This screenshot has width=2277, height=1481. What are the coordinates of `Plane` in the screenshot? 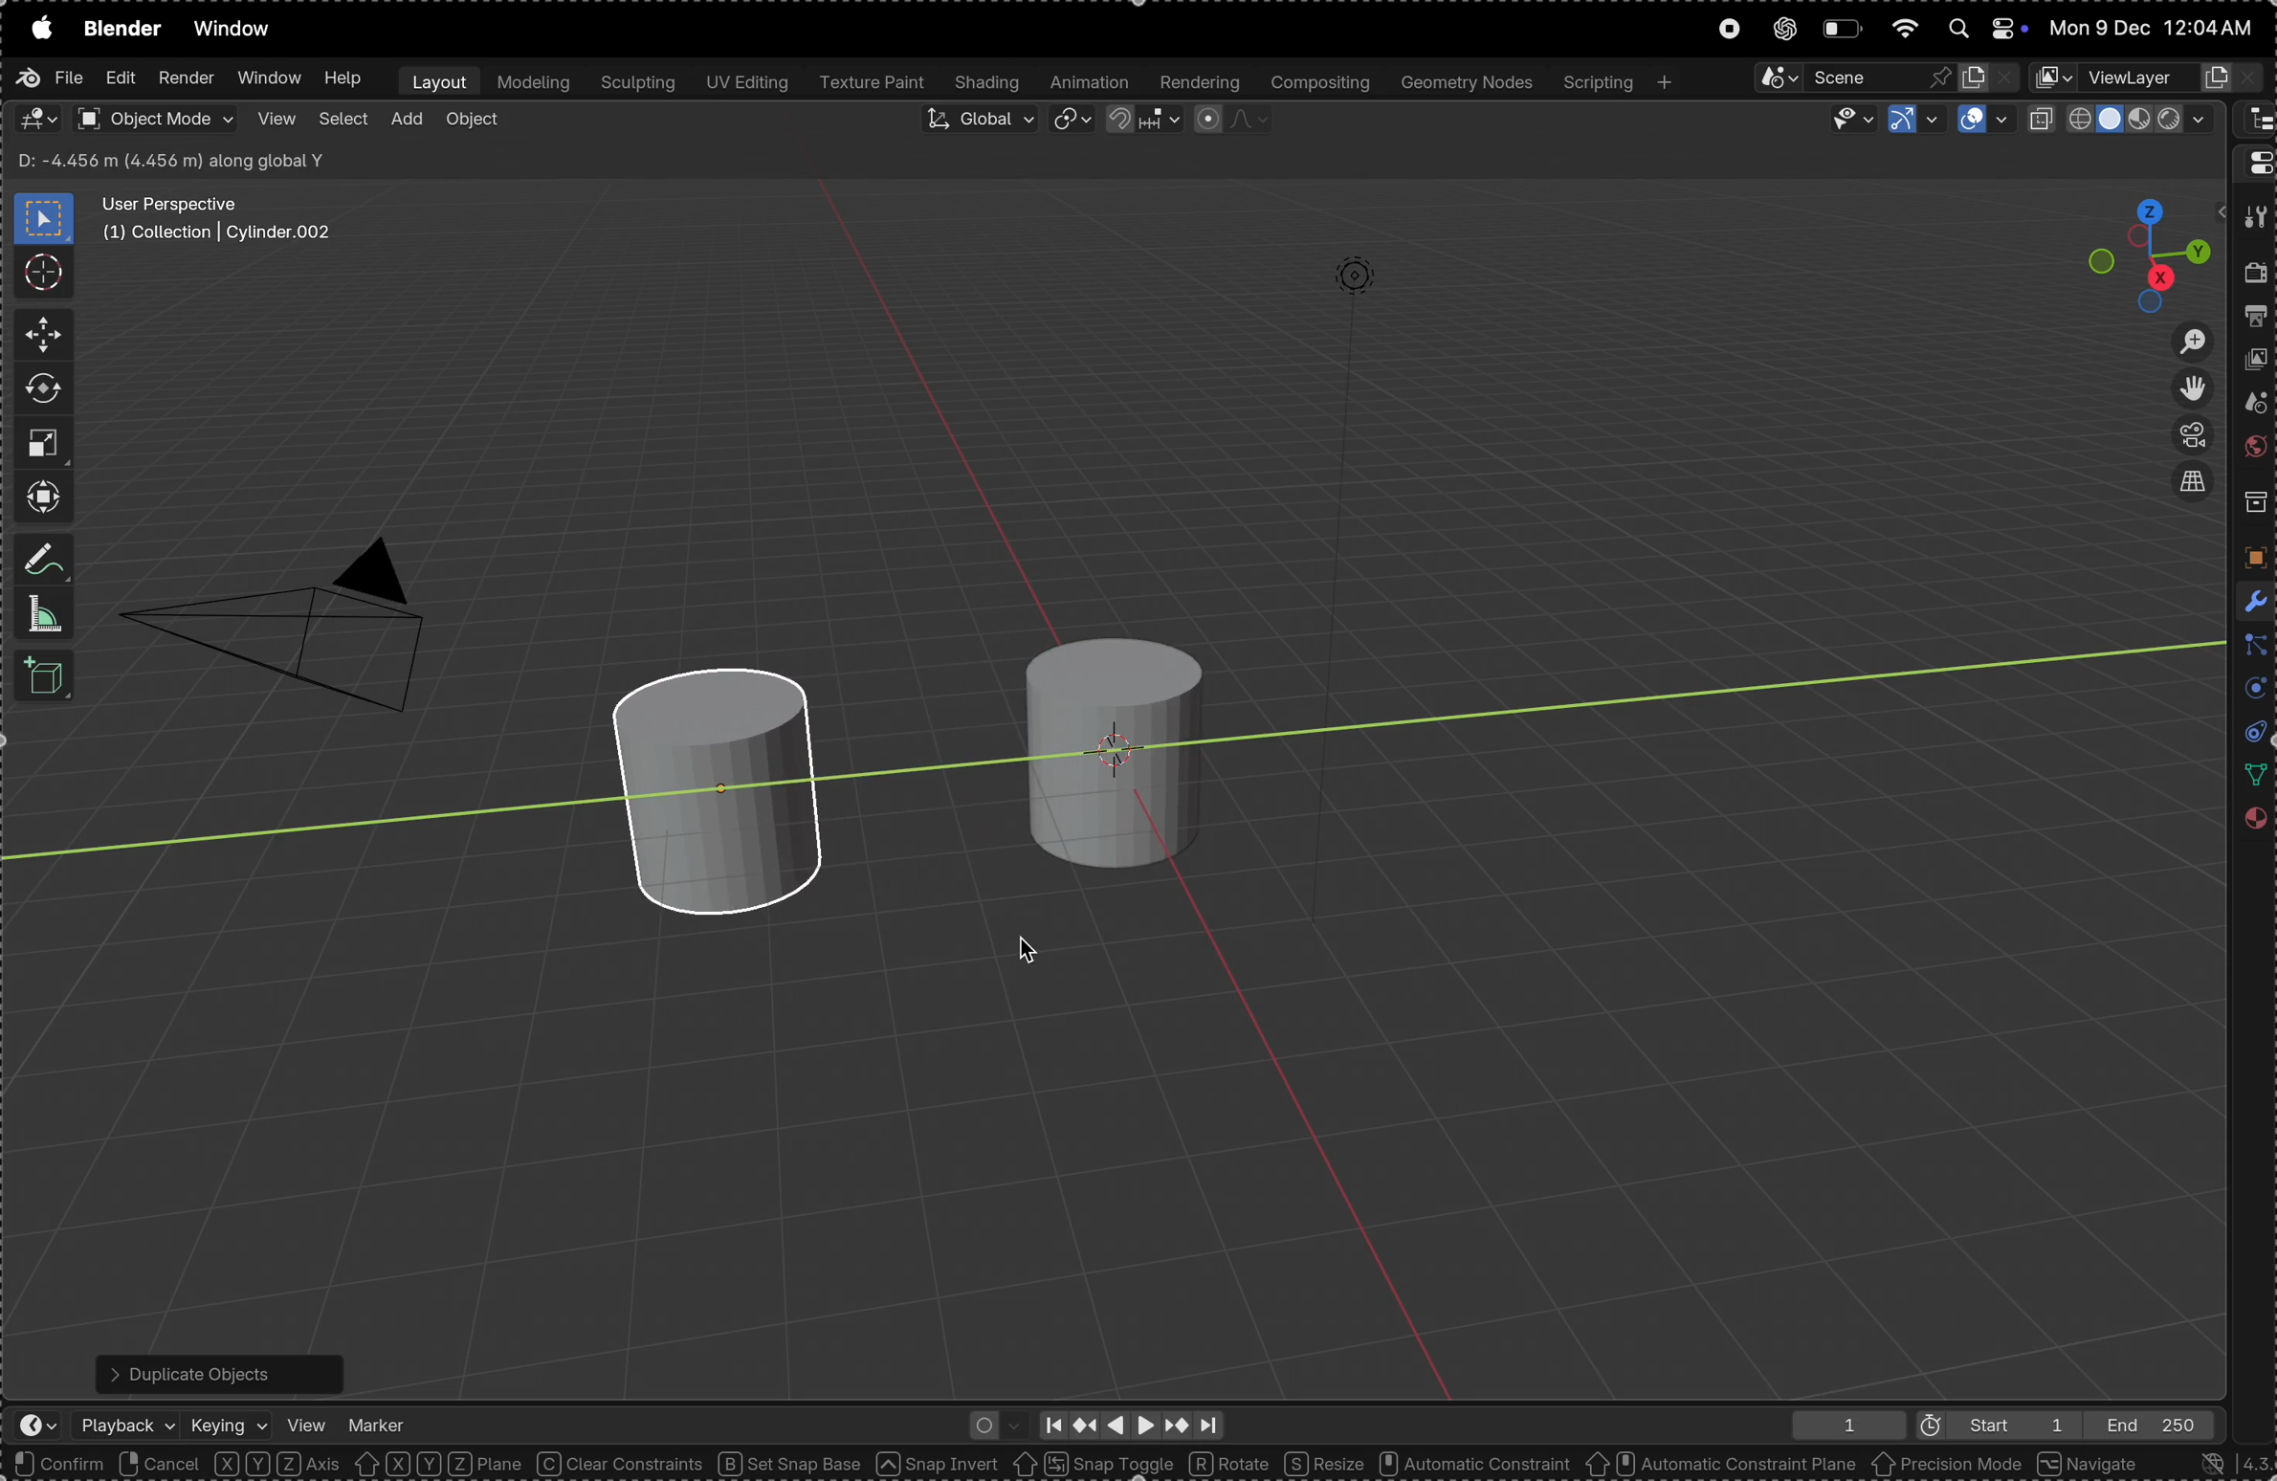 It's located at (488, 1464).